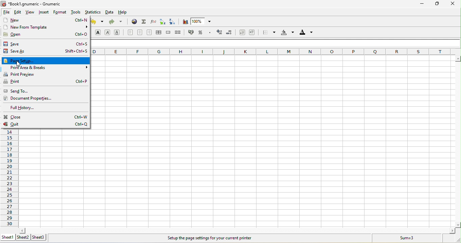 Image resolution: width=461 pixels, height=243 pixels. What do you see at coordinates (150, 32) in the screenshot?
I see `align right` at bounding box center [150, 32].